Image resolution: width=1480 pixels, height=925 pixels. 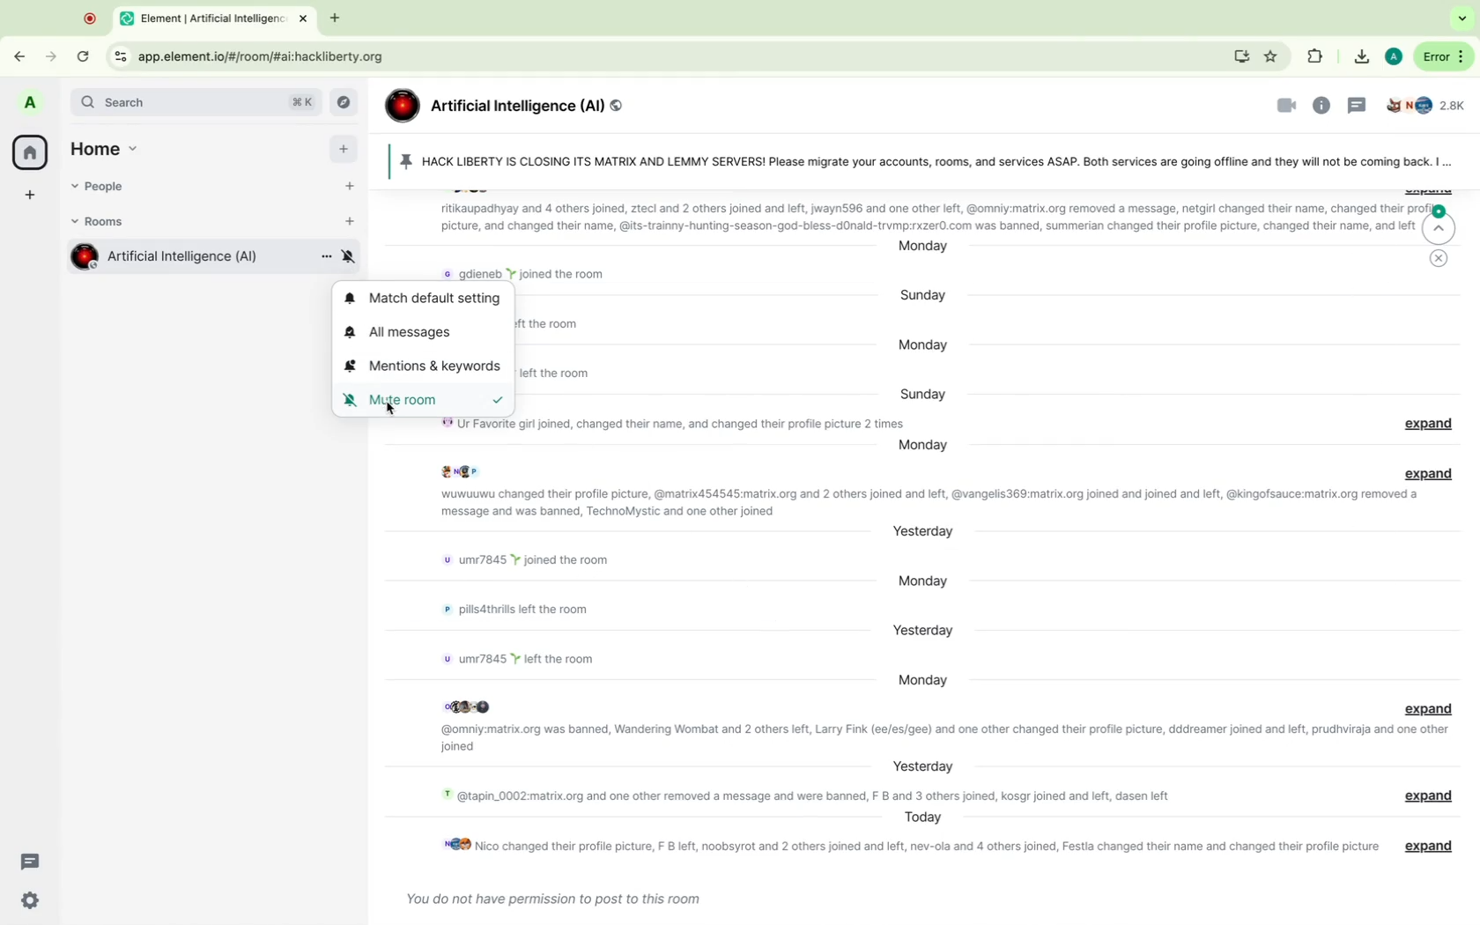 What do you see at coordinates (1425, 797) in the screenshot?
I see `message` at bounding box center [1425, 797].